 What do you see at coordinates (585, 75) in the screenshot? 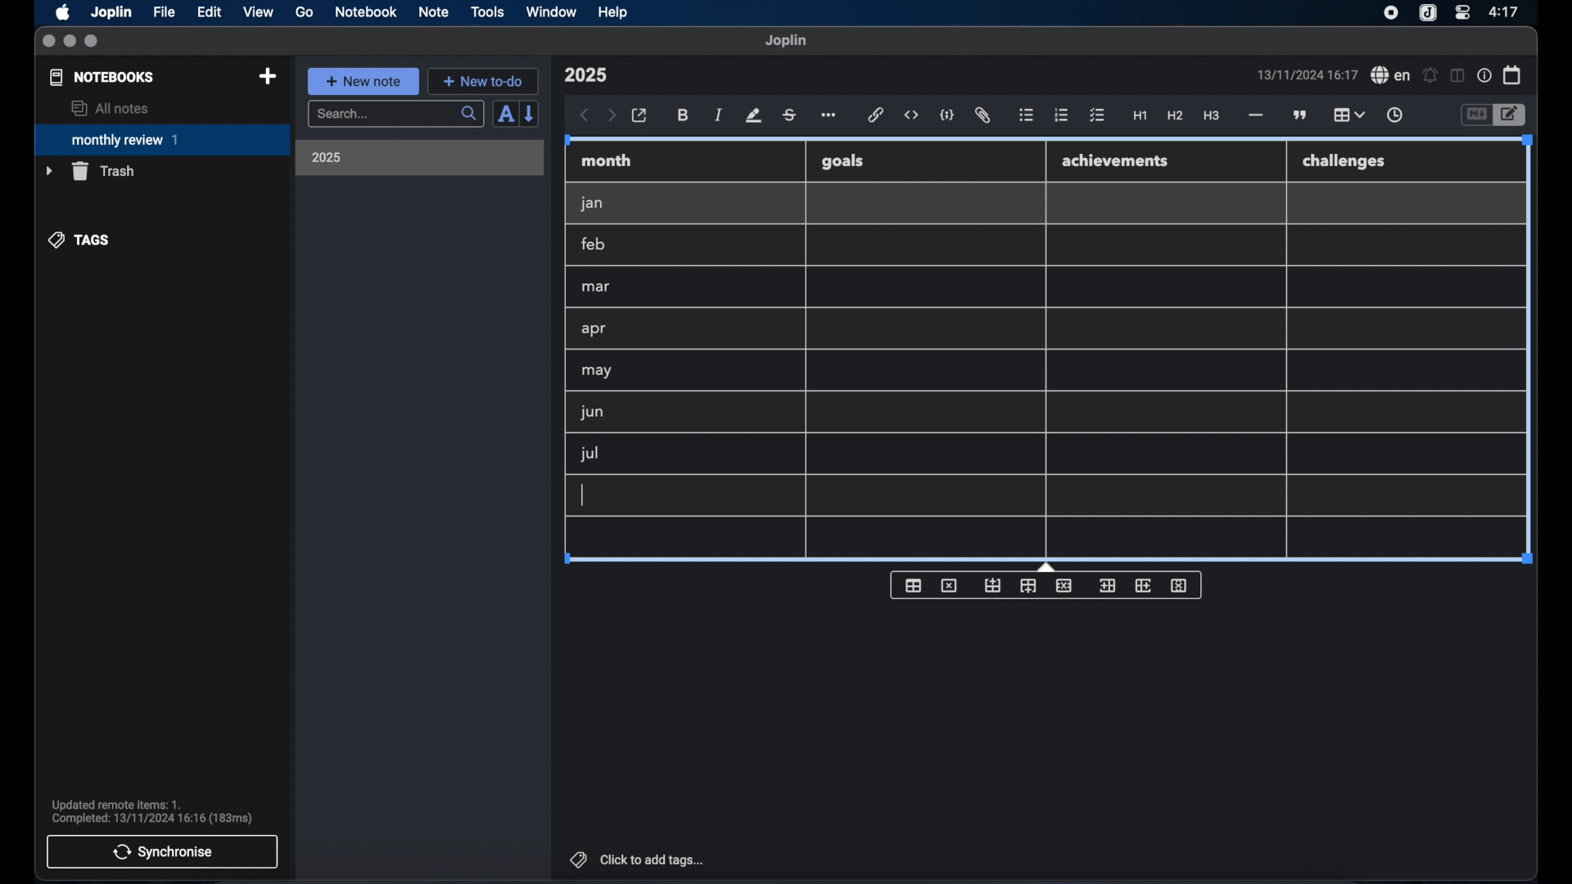
I see `note title` at bounding box center [585, 75].